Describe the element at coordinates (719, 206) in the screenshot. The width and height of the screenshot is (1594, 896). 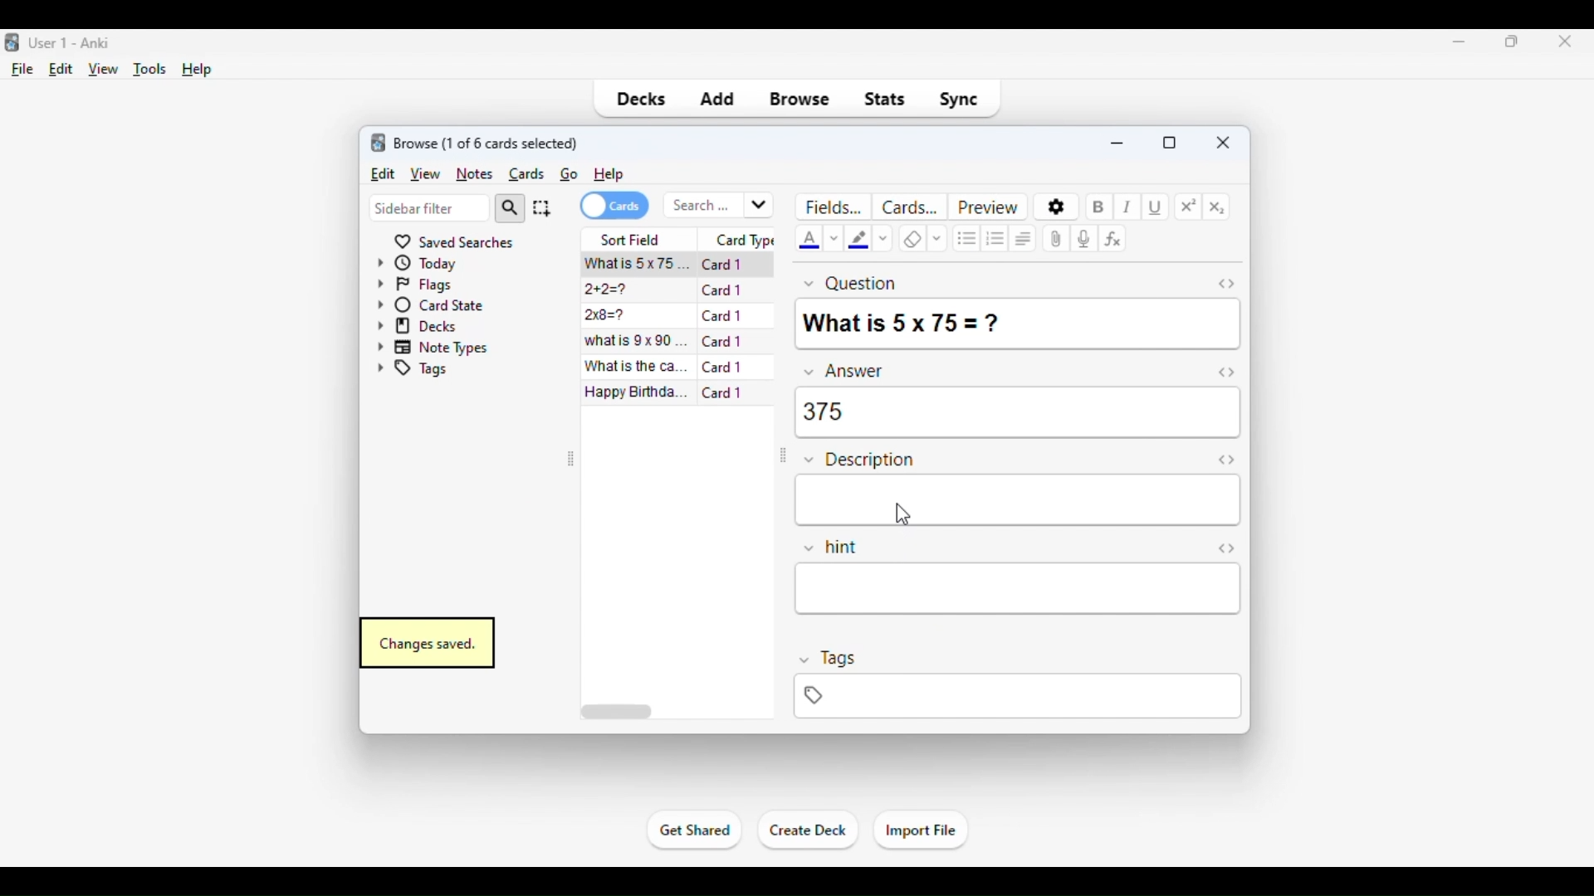
I see `search bar` at that location.